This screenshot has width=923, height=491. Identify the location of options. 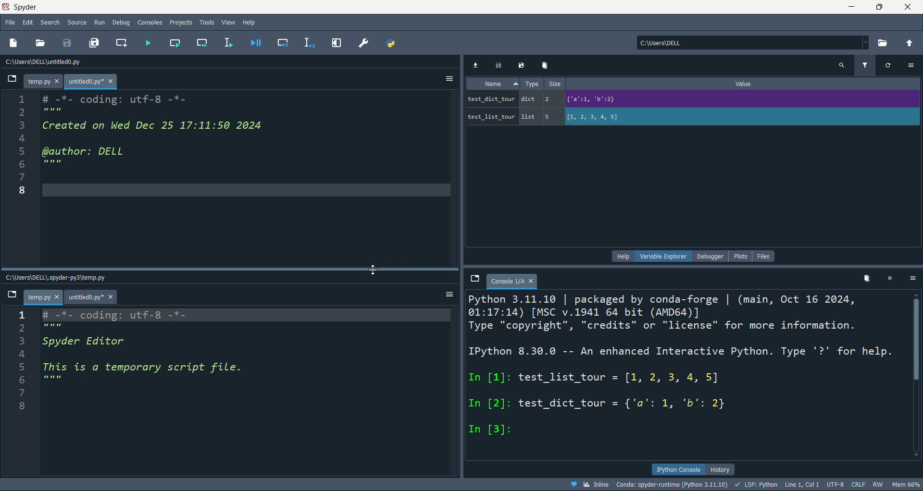
(448, 293).